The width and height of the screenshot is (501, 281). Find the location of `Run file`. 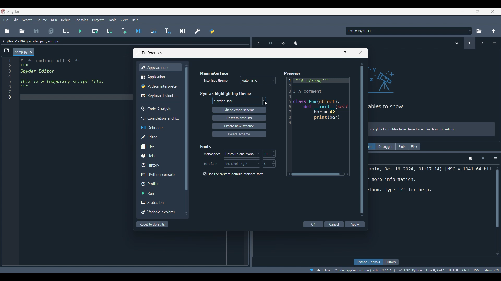

Run file is located at coordinates (80, 31).